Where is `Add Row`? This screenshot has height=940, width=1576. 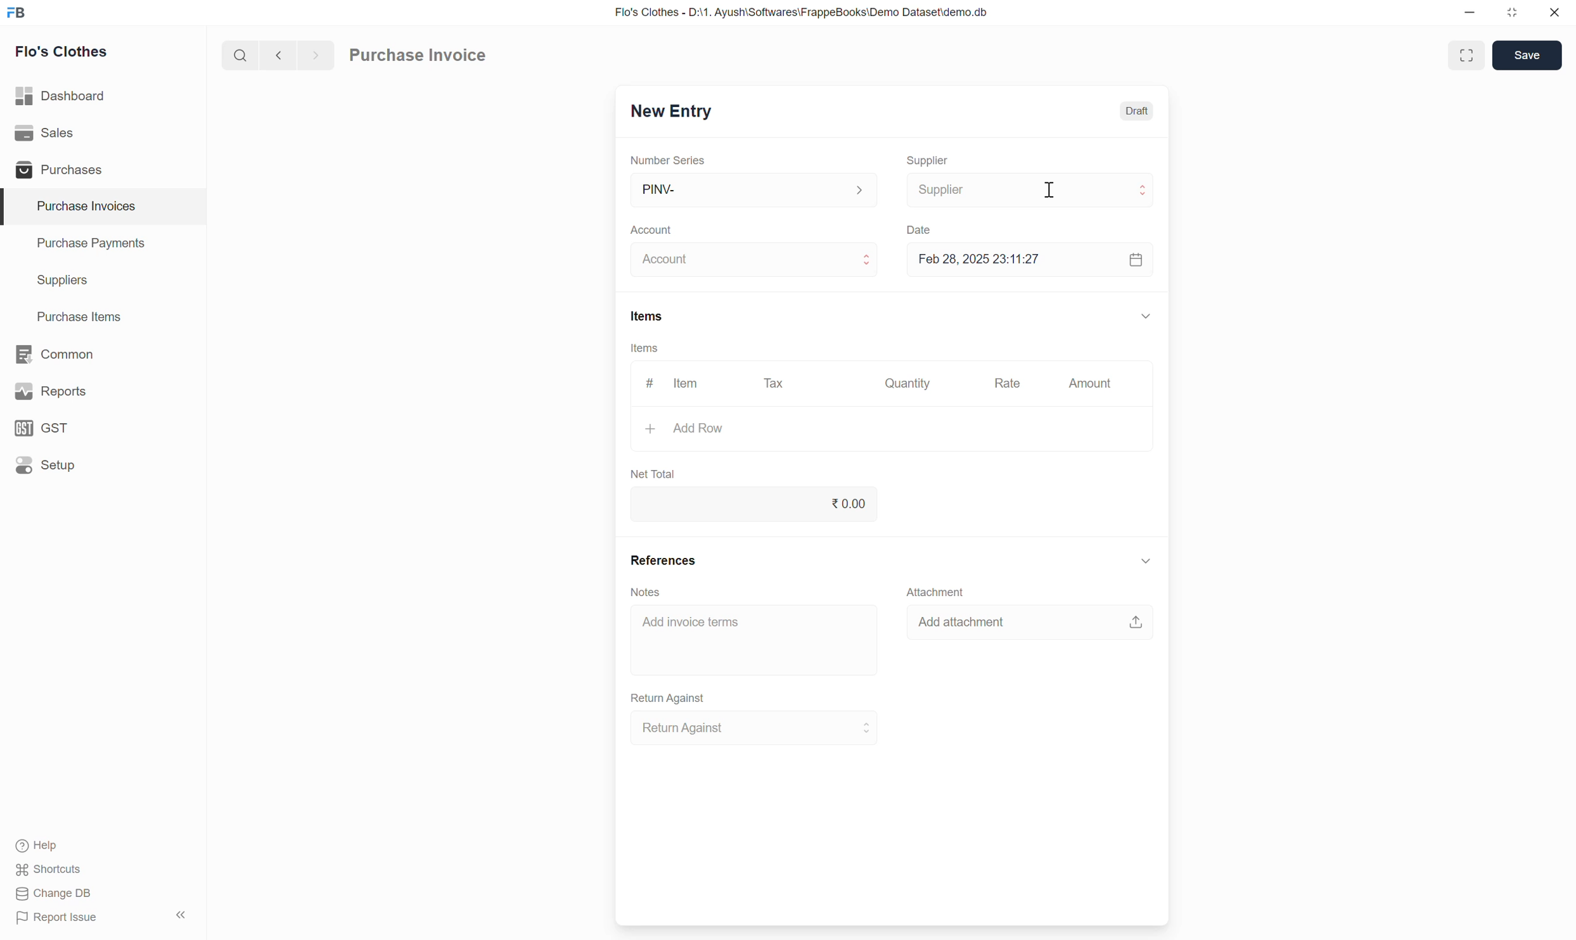
Add Row is located at coordinates (890, 429).